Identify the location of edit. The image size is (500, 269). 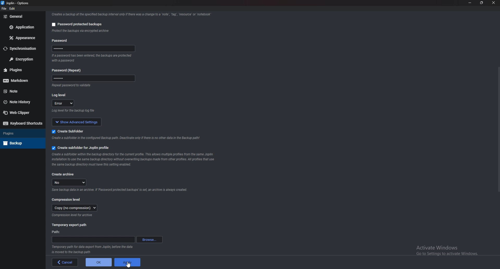
(12, 9).